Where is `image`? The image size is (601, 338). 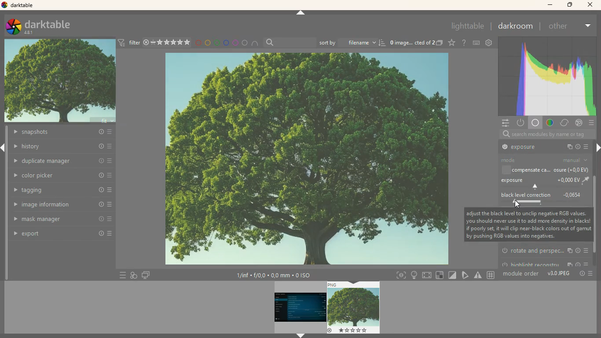 image is located at coordinates (300, 307).